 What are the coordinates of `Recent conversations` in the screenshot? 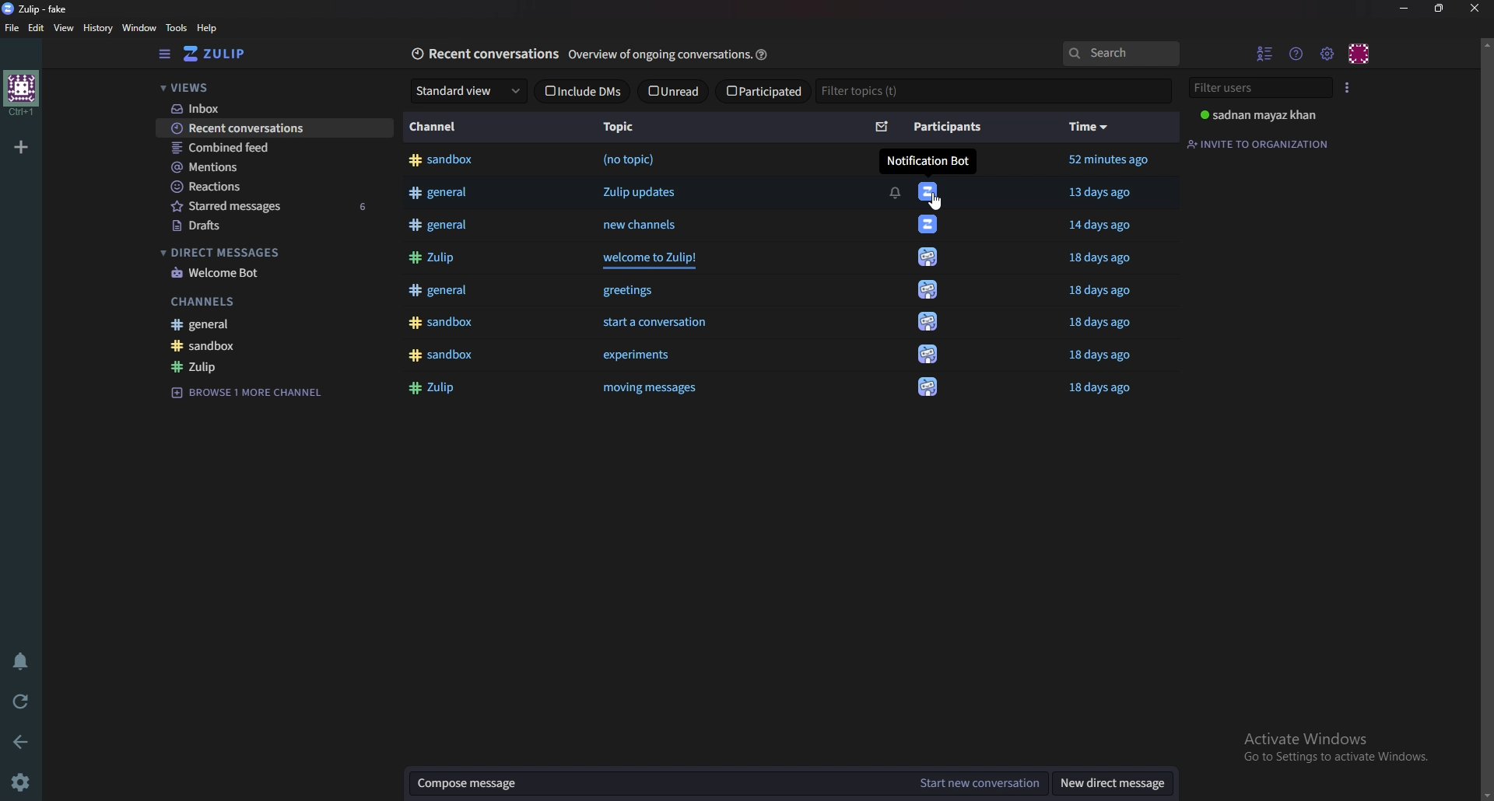 It's located at (273, 128).